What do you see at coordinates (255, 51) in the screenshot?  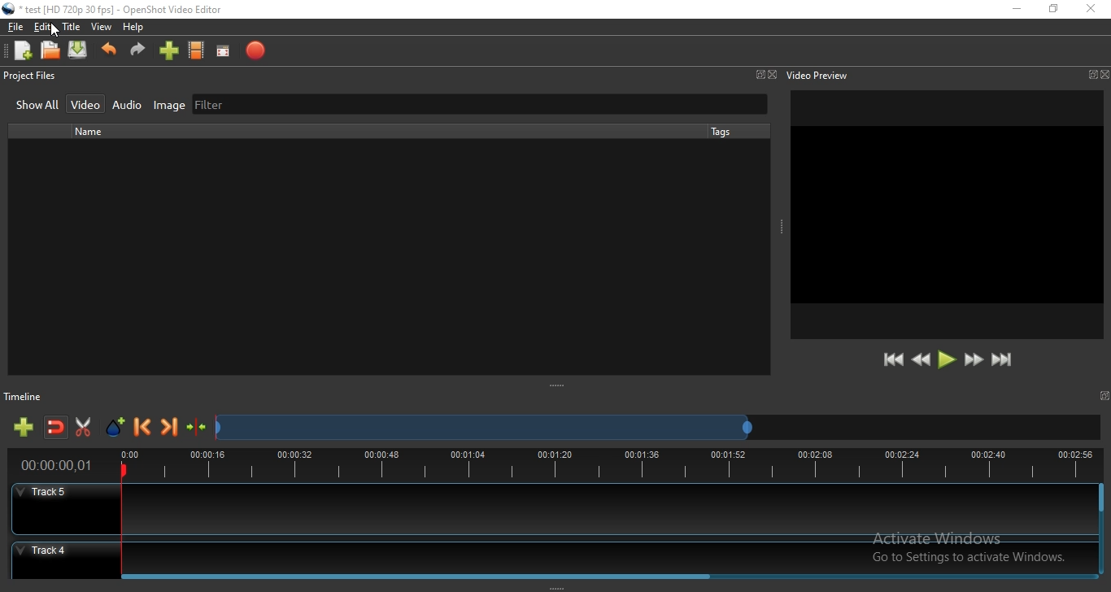 I see `Export video` at bounding box center [255, 51].